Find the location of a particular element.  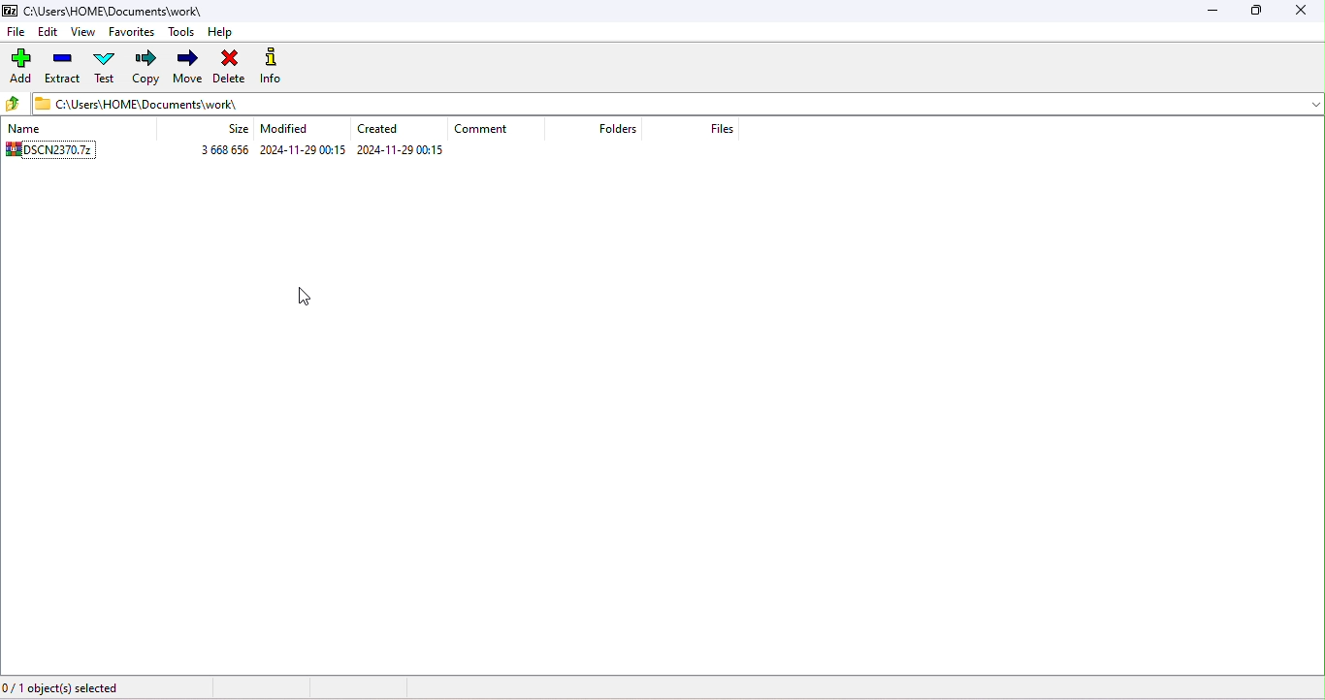

c\users\home\document\work\ is located at coordinates (122, 11).